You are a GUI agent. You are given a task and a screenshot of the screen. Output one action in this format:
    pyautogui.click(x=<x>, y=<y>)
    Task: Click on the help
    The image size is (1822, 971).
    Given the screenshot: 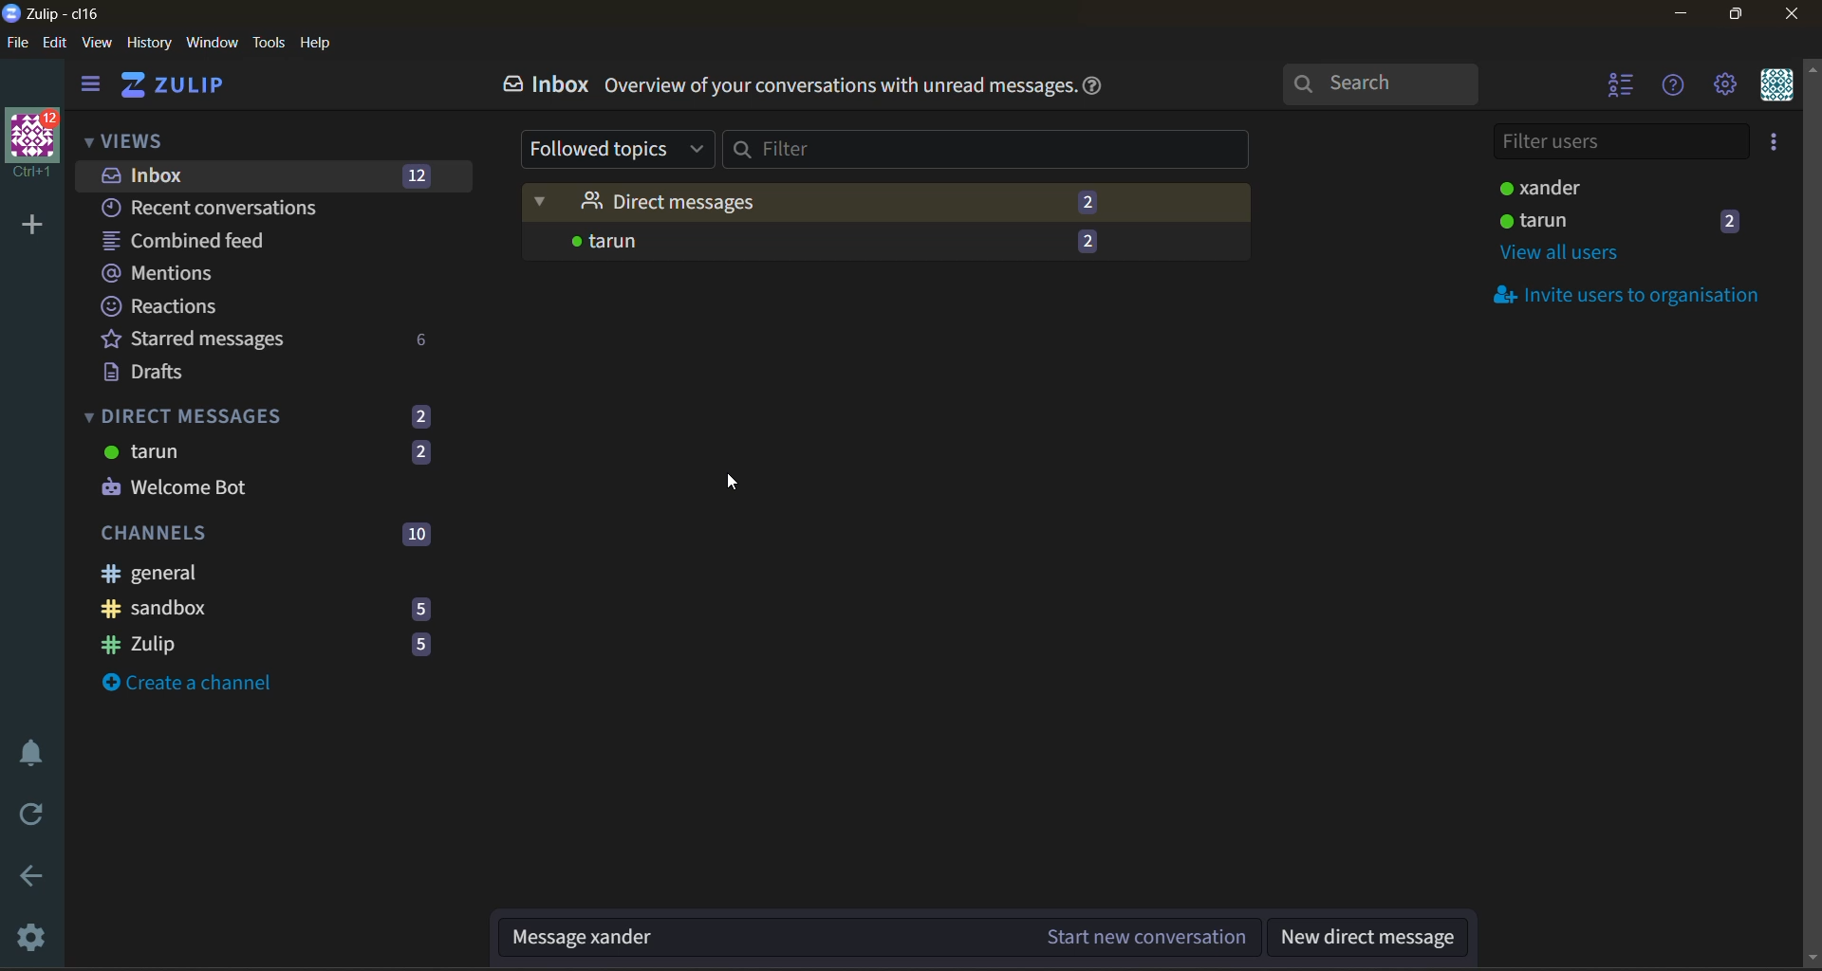 What is the action you would take?
    pyautogui.click(x=1098, y=91)
    